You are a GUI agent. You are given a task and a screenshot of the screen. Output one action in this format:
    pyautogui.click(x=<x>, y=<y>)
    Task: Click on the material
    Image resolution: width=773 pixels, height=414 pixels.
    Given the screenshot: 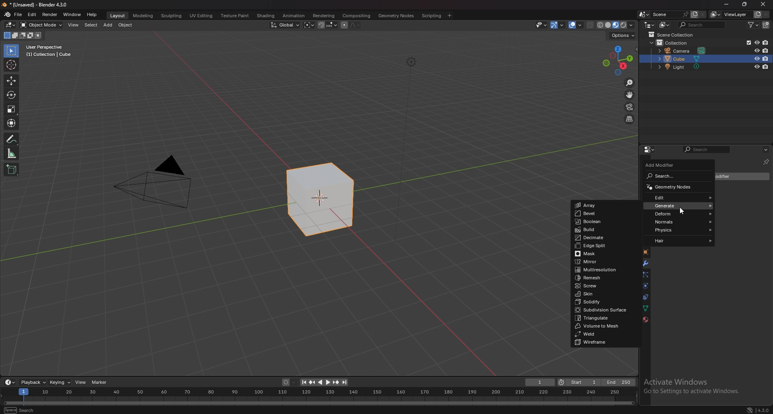 What is the action you would take?
    pyautogui.click(x=645, y=319)
    